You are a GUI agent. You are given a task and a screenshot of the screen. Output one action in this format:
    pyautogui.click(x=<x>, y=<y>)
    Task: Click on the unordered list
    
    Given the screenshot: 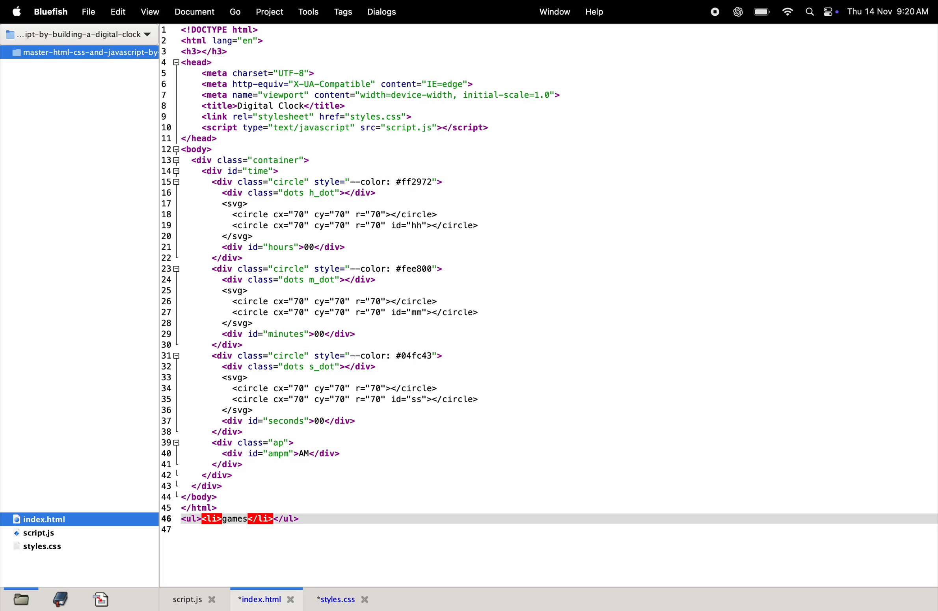 What is the action you would take?
    pyautogui.click(x=208, y=520)
    